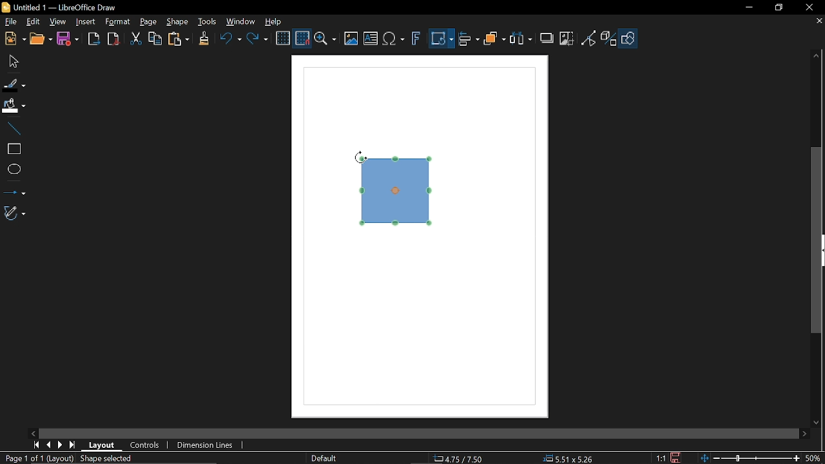  Describe the element at coordinates (14, 191) in the screenshot. I see `Lines and arrows` at that location.